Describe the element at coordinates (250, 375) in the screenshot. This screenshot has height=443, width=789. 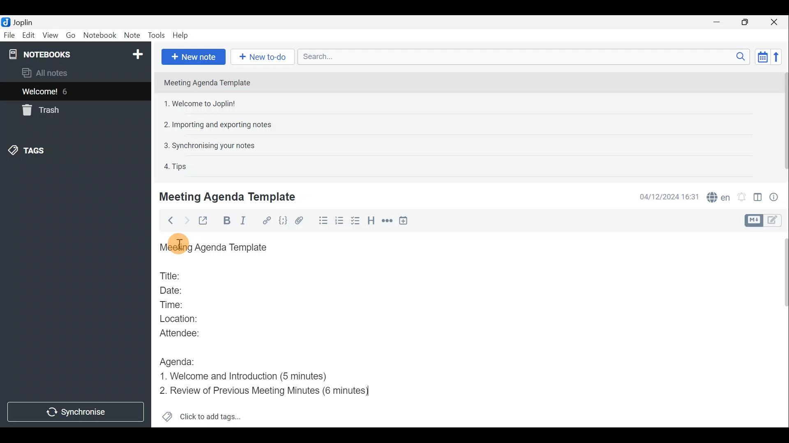
I see `1. Welcome and Introduction (5 minutes)` at that location.